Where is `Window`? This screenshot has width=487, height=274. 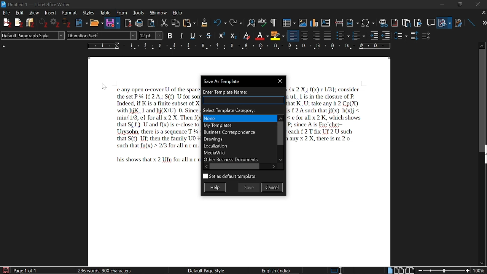
Window is located at coordinates (158, 13).